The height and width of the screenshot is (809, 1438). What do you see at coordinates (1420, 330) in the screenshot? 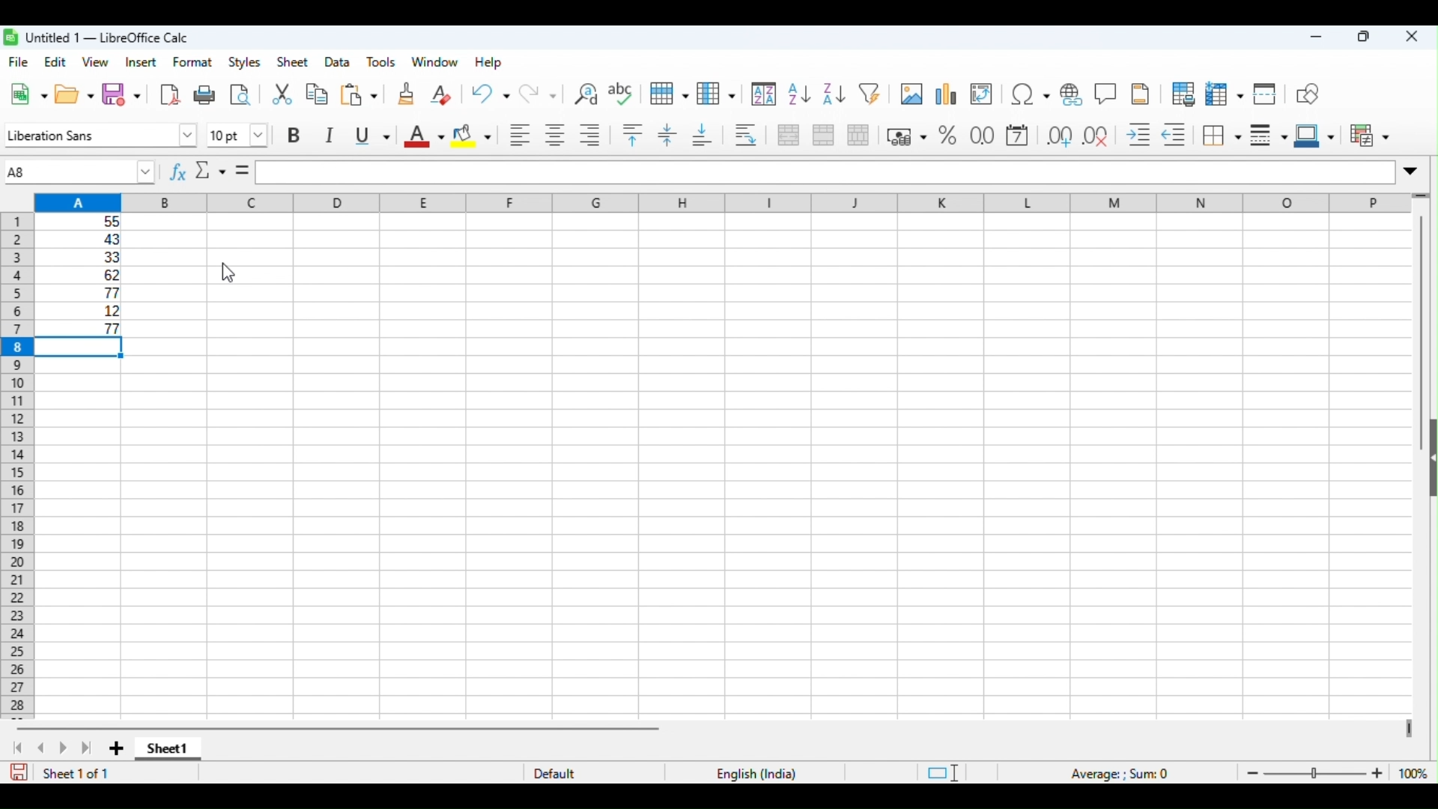
I see `vertical scroll bar` at bounding box center [1420, 330].